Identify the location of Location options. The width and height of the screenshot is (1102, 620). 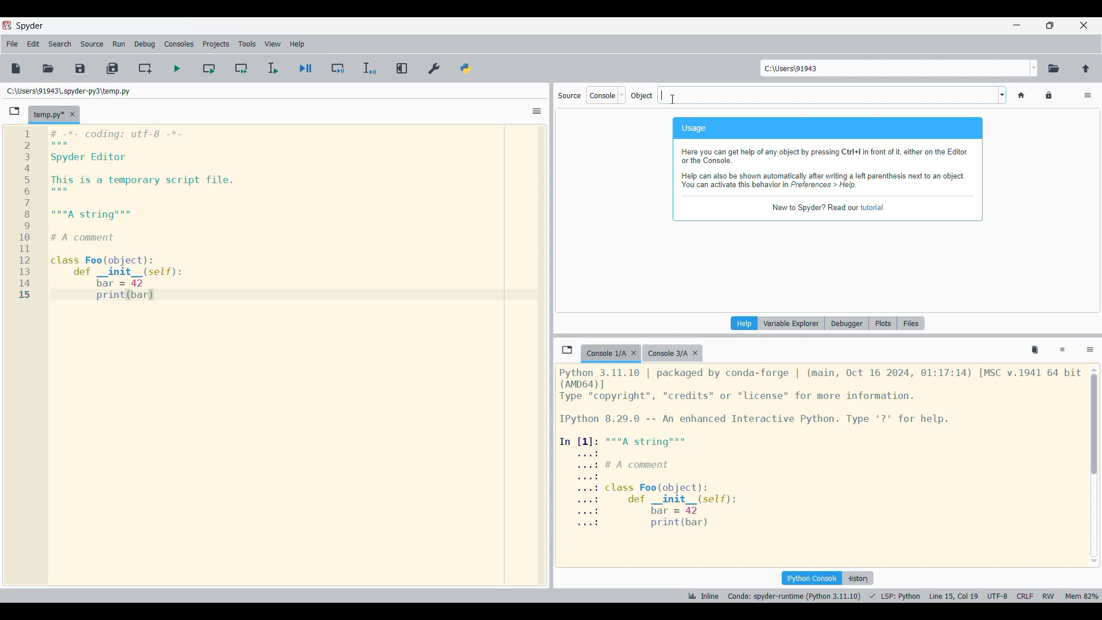
(1034, 68).